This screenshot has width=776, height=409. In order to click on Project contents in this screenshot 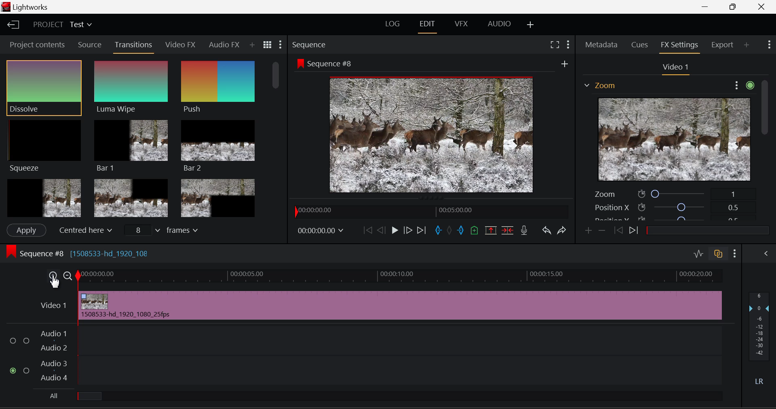, I will do `click(34, 45)`.